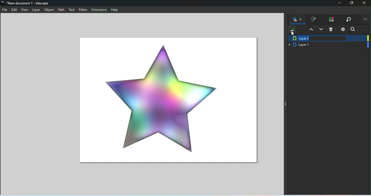 The height and width of the screenshot is (196, 371). What do you see at coordinates (166, 99) in the screenshot?
I see `Canvas` at bounding box center [166, 99].